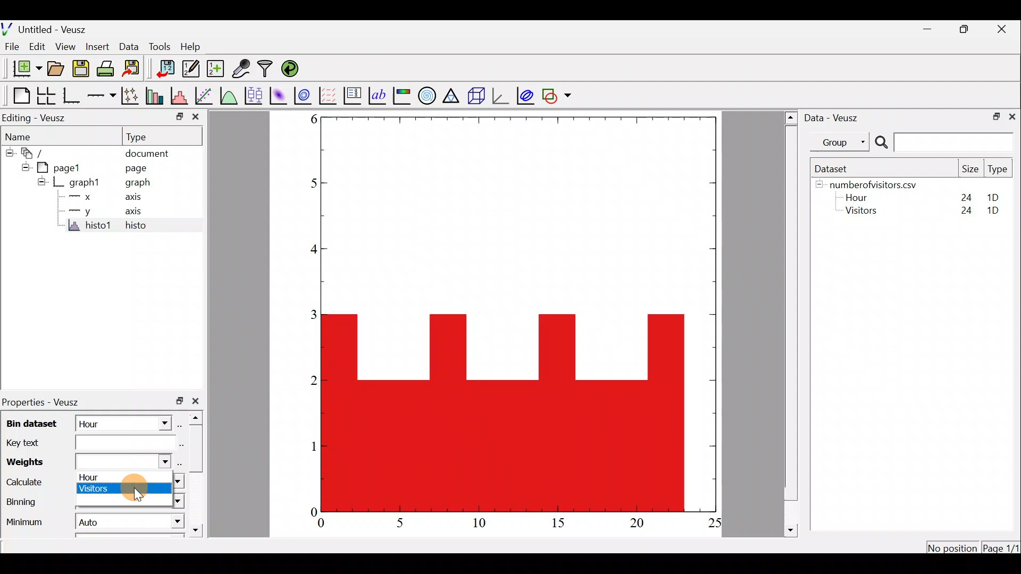 This screenshot has height=574, width=1021. Describe the element at coordinates (106, 68) in the screenshot. I see `print the document` at that location.